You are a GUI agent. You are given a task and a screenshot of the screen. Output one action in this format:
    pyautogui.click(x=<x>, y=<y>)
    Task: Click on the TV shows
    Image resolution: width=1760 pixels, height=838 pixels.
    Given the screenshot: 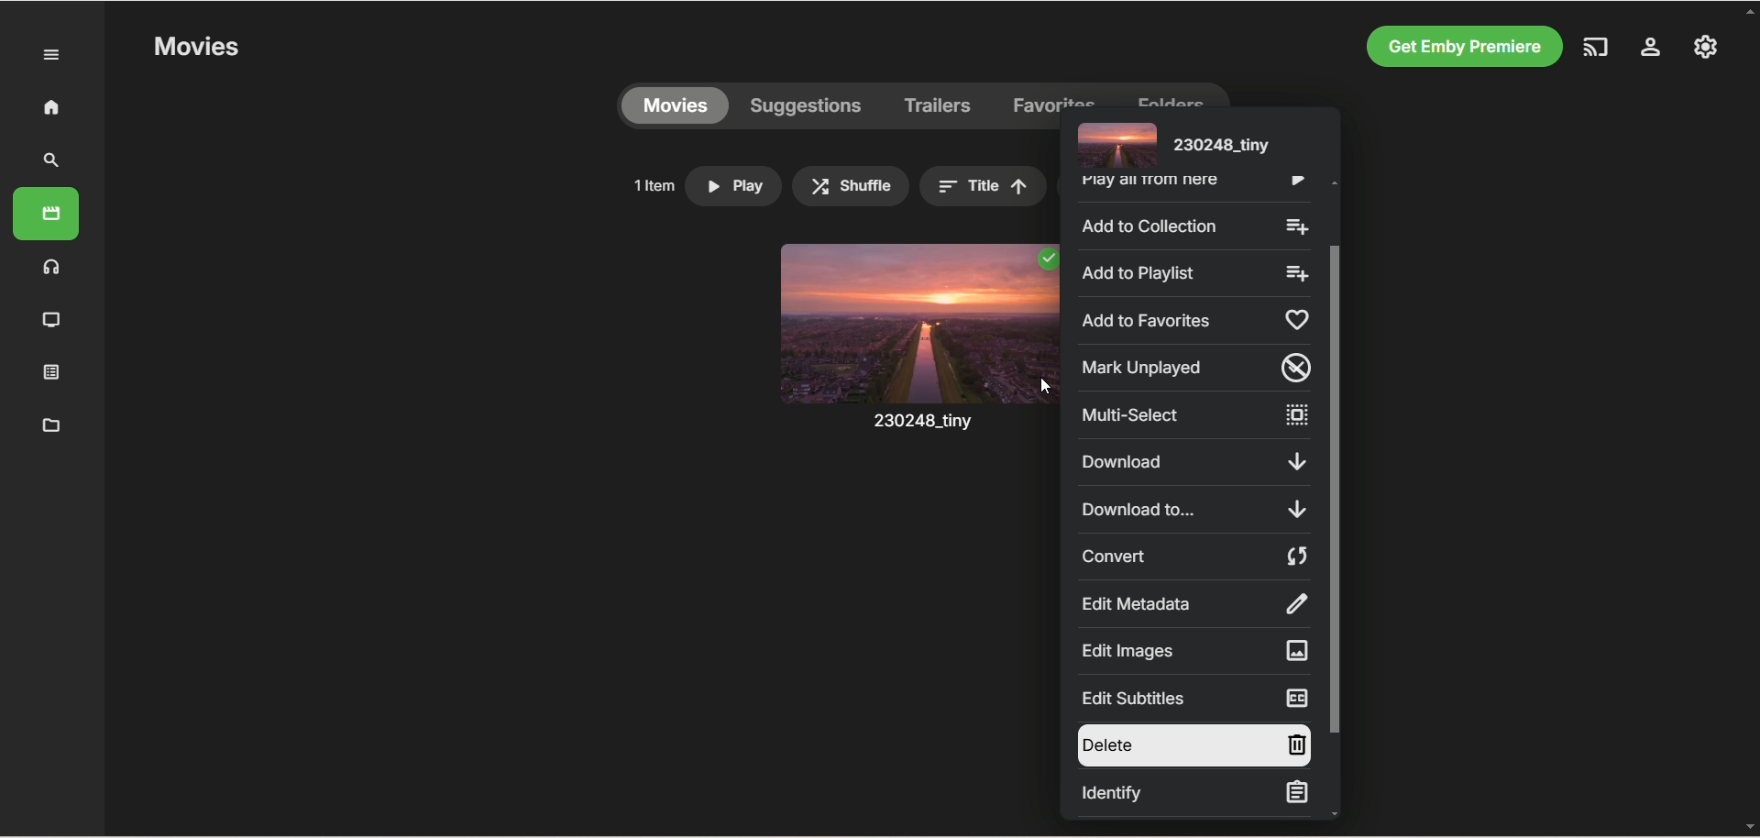 What is the action you would take?
    pyautogui.click(x=52, y=321)
    